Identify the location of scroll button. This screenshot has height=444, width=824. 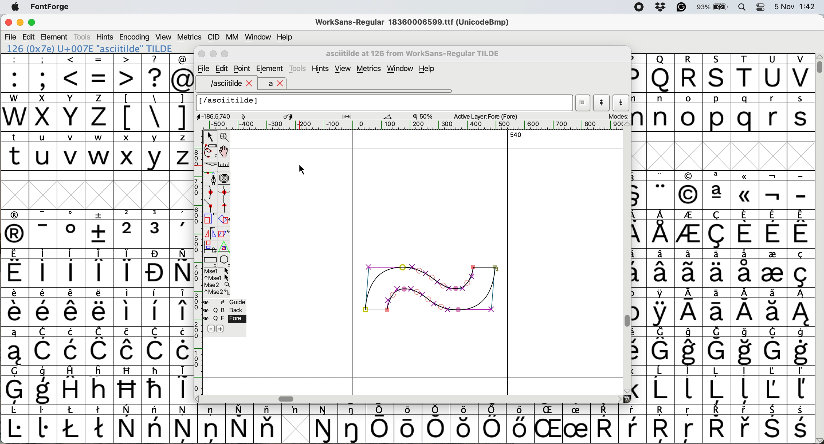
(627, 124).